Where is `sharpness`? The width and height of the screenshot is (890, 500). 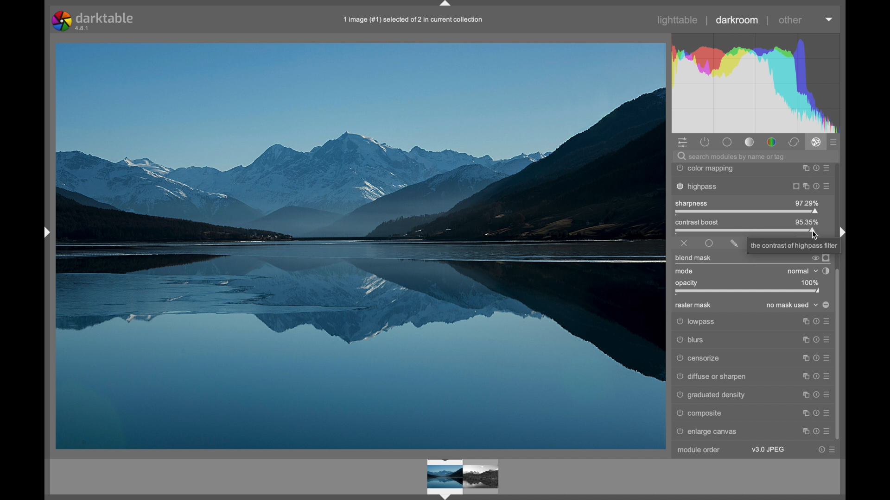
sharpness is located at coordinates (692, 203).